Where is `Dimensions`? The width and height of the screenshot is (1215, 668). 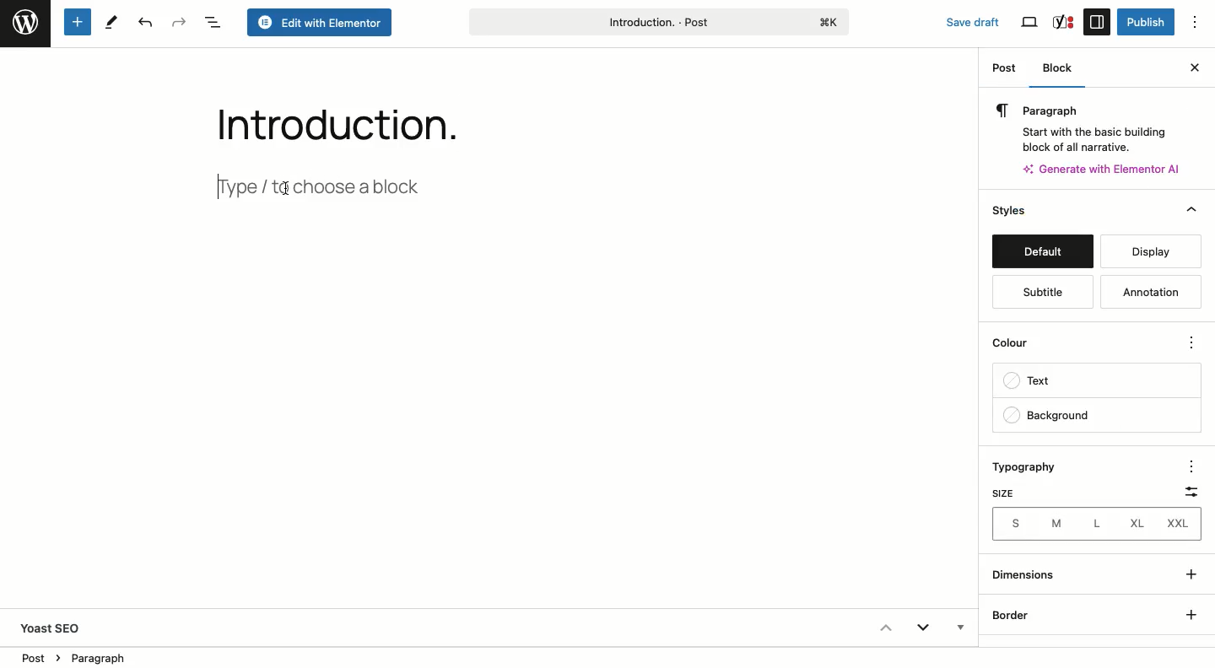 Dimensions is located at coordinates (1028, 574).